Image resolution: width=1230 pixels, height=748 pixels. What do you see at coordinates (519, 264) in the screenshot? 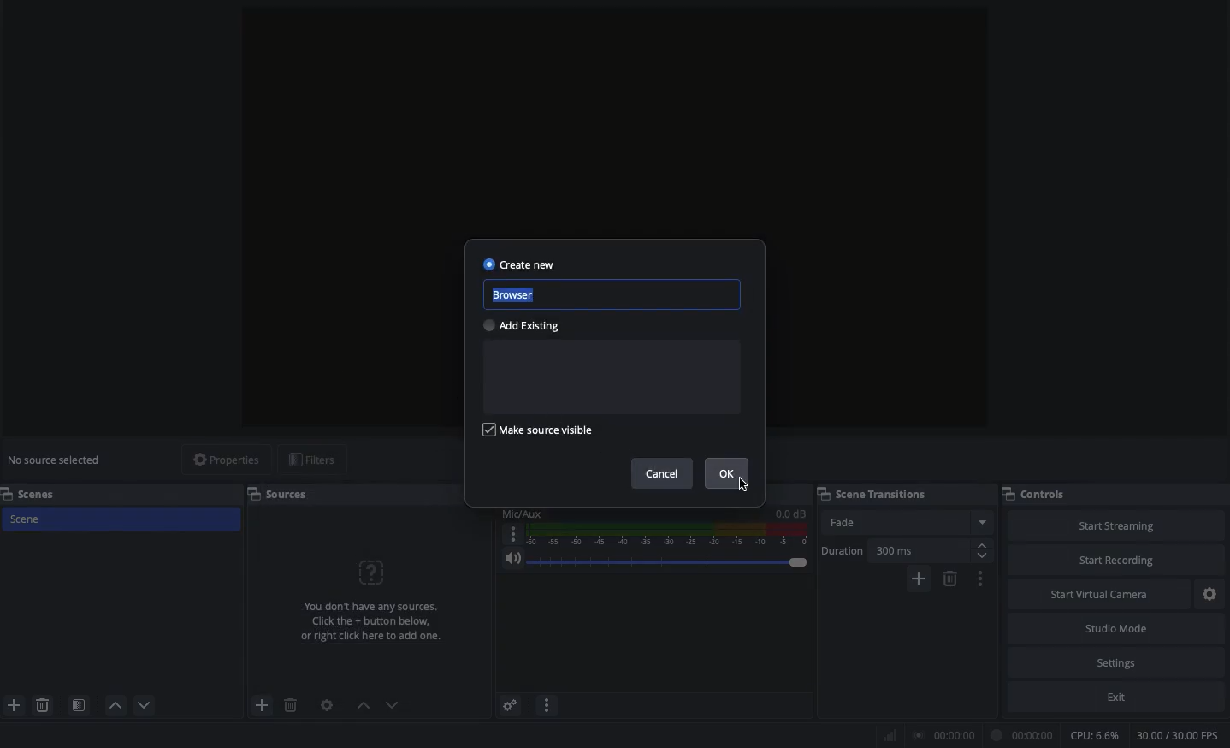
I see `Create new` at bounding box center [519, 264].